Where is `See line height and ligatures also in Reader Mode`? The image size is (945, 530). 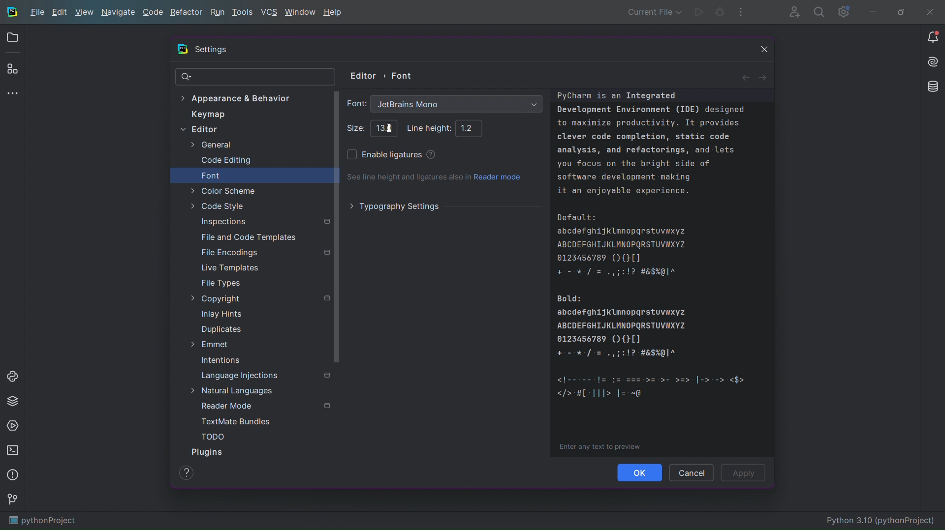 See line height and ligatures also in Reader Mode is located at coordinates (435, 178).